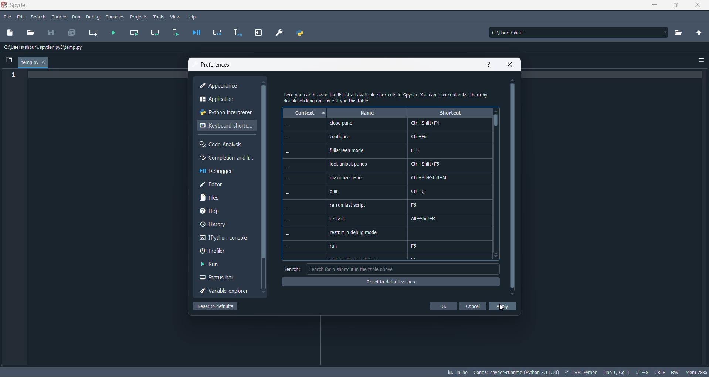 The height and width of the screenshot is (377, 709). What do you see at coordinates (288, 125) in the screenshot?
I see `-` at bounding box center [288, 125].